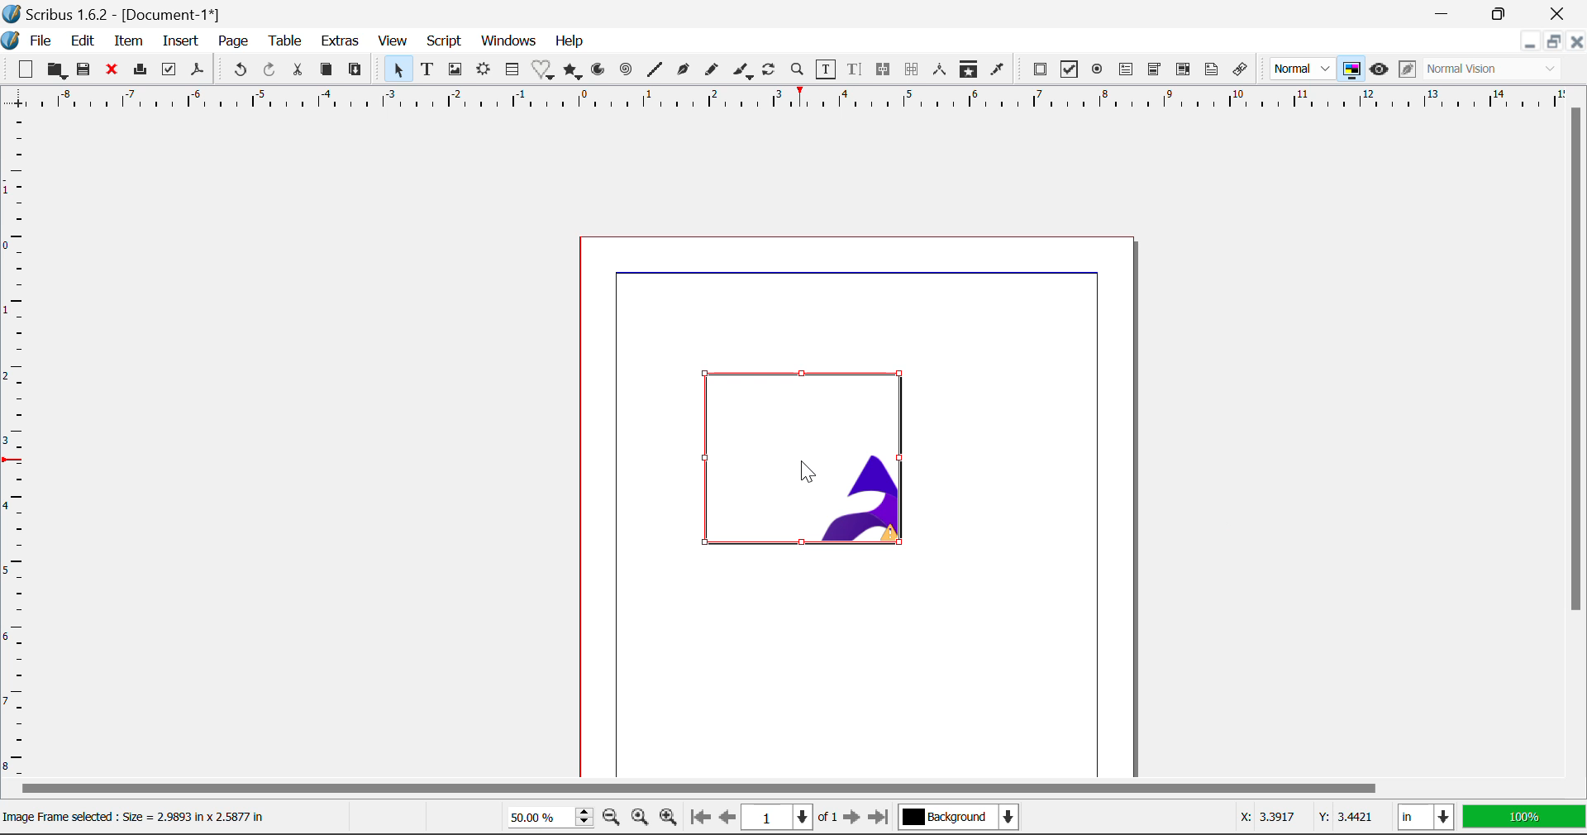  Describe the element at coordinates (884, 70) in the screenshot. I see `Link Text Frames` at that location.